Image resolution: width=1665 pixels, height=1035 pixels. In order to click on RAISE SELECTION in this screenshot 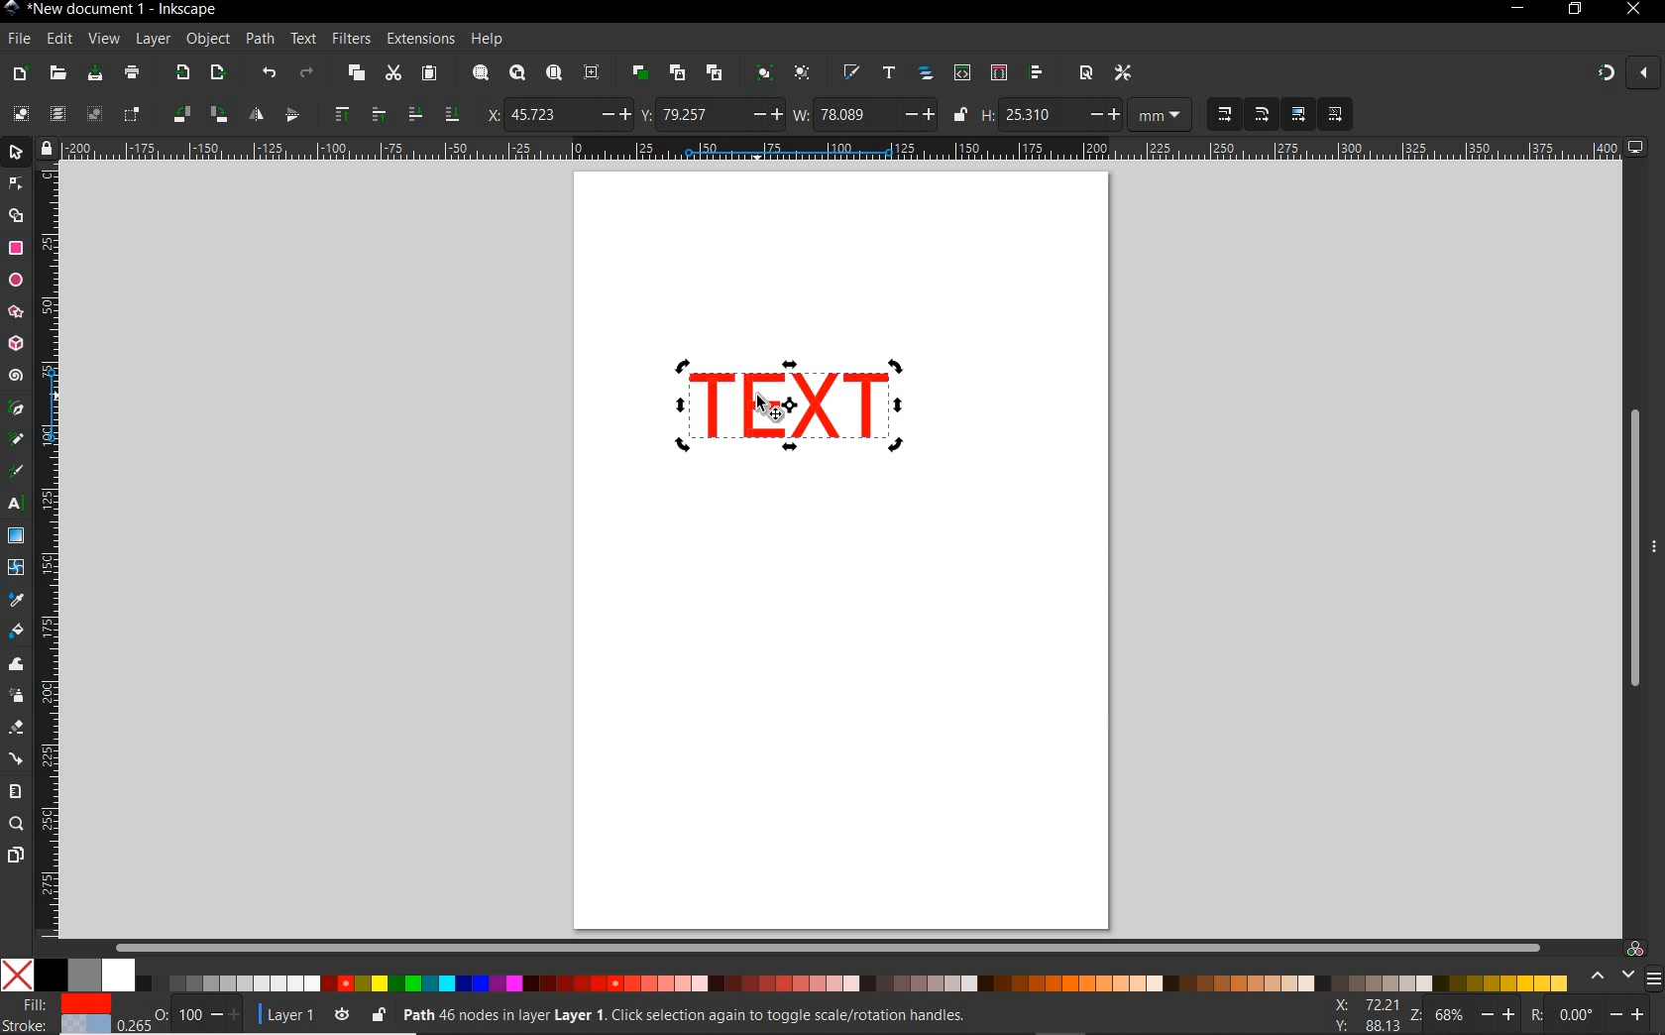, I will do `click(354, 113)`.